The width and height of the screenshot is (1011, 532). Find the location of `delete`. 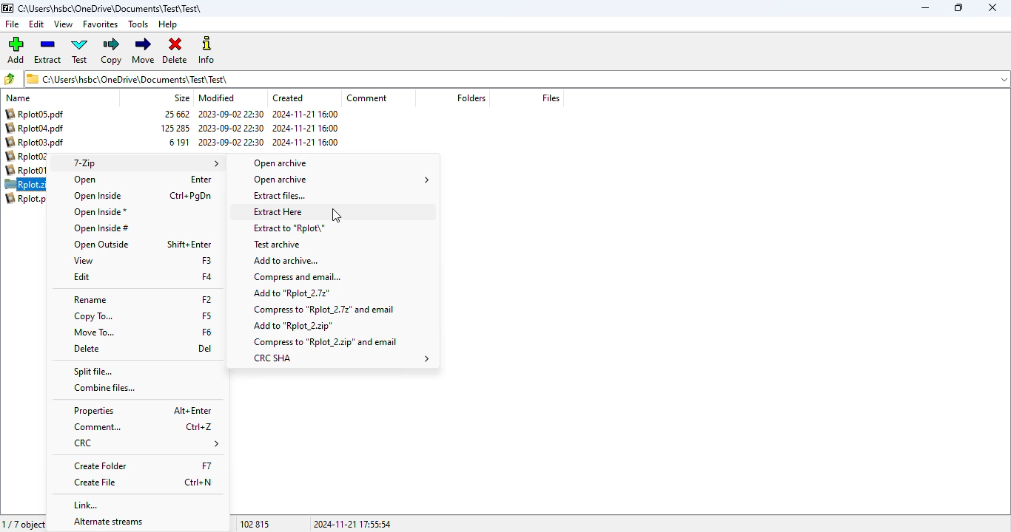

delete is located at coordinates (175, 51).